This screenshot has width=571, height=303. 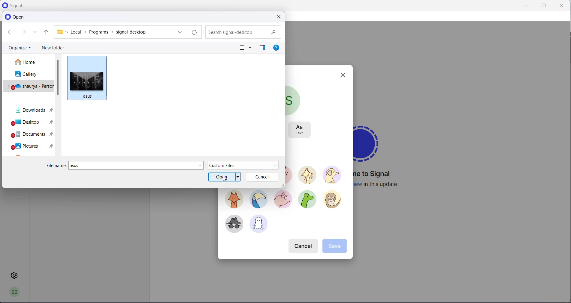 What do you see at coordinates (562, 6) in the screenshot?
I see `close` at bounding box center [562, 6].